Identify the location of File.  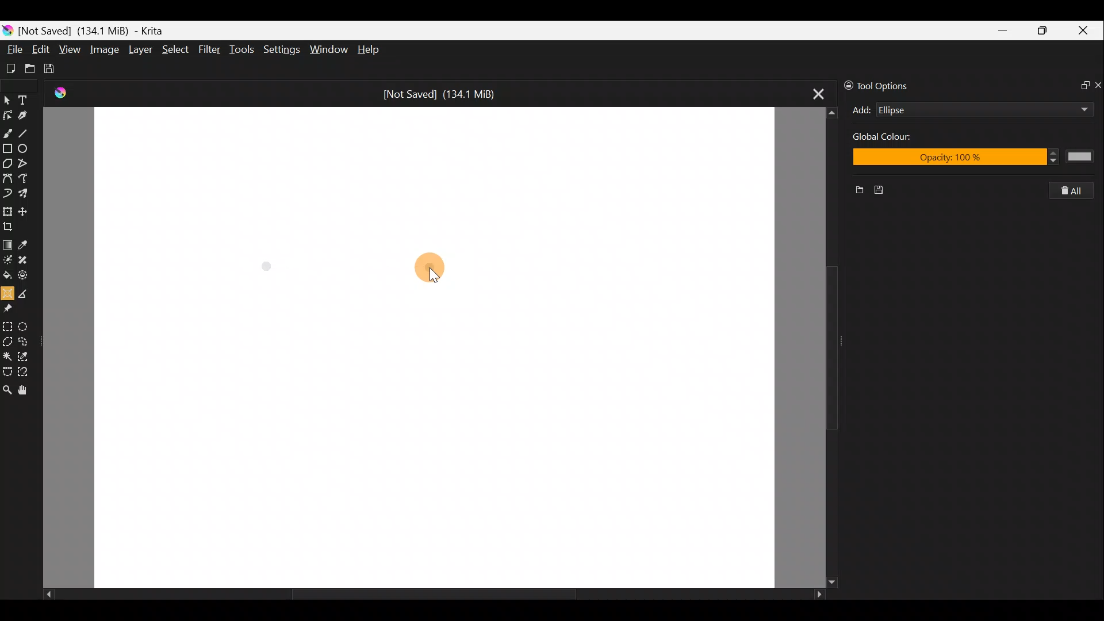
(13, 46).